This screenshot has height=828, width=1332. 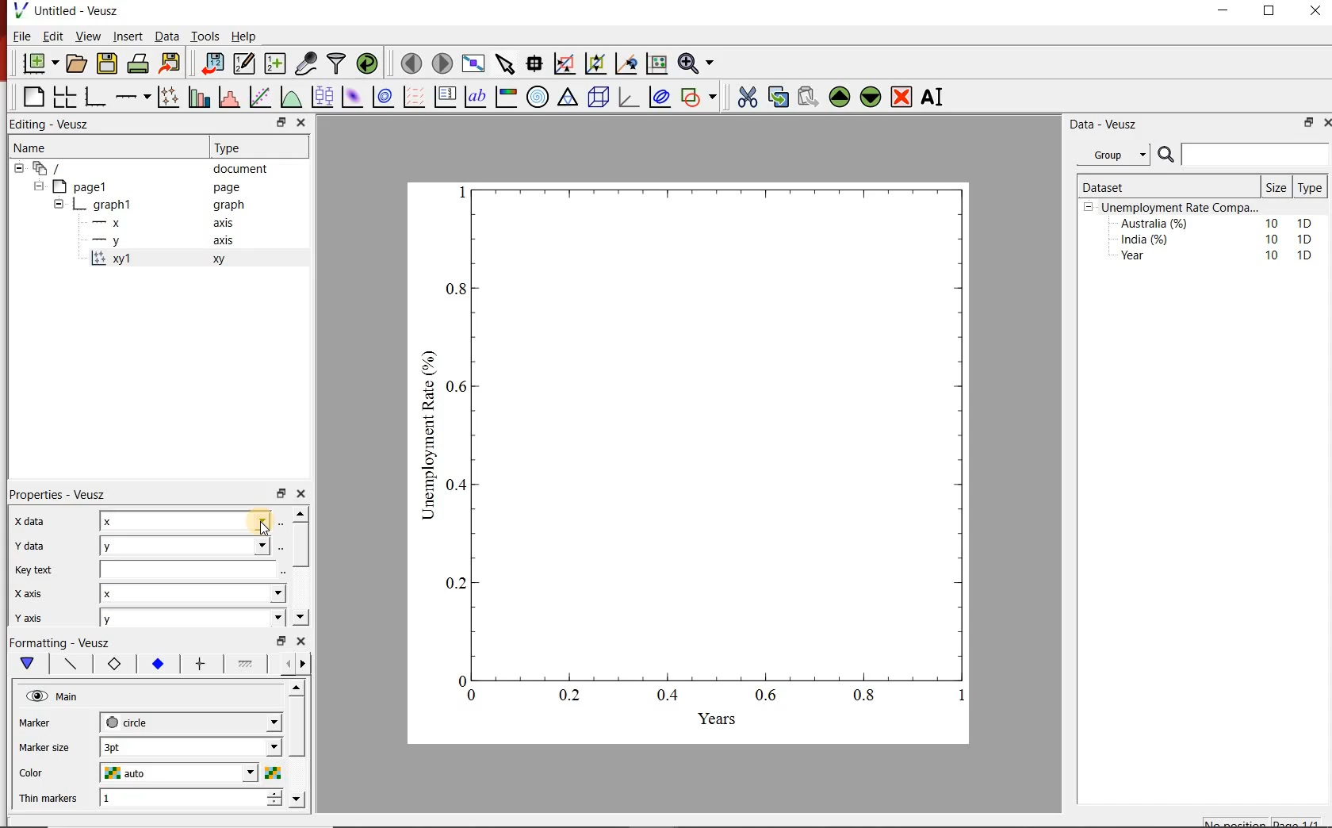 I want to click on plot box plots, so click(x=323, y=96).